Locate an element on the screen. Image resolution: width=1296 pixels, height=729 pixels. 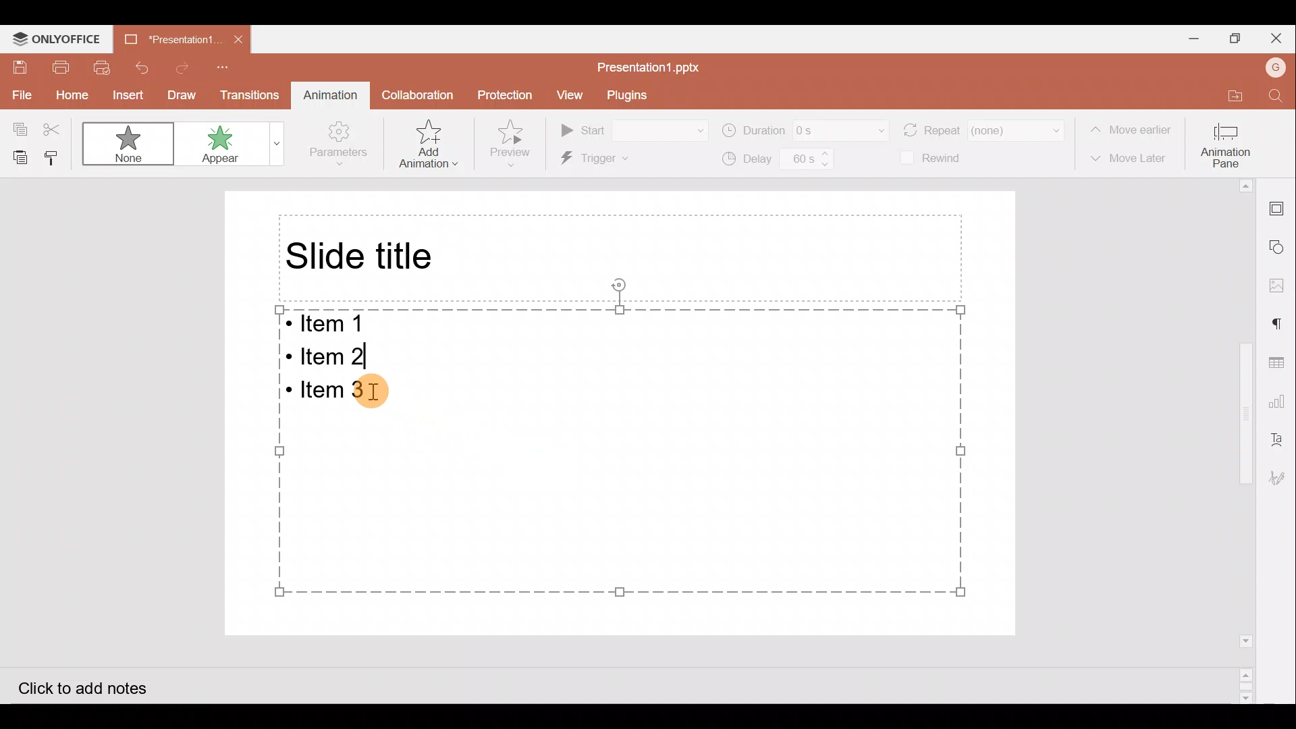
Image settings is located at coordinates (1284, 285).